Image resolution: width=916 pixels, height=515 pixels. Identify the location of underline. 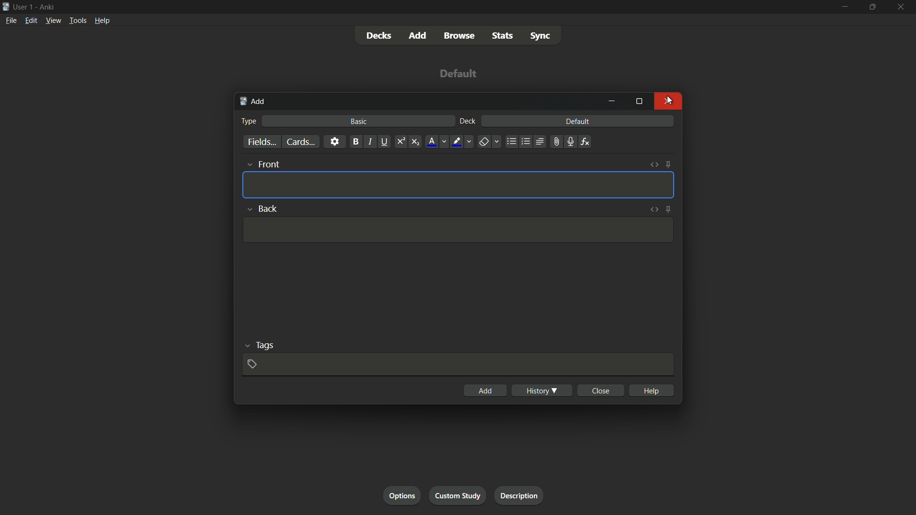
(384, 141).